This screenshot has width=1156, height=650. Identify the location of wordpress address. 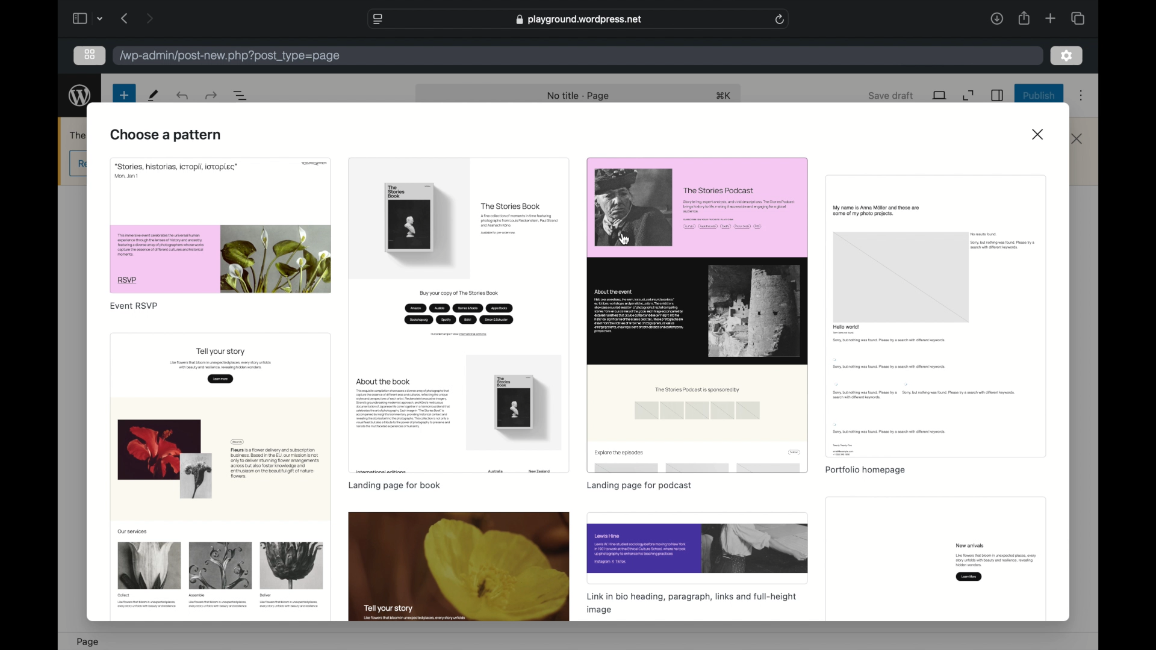
(231, 56).